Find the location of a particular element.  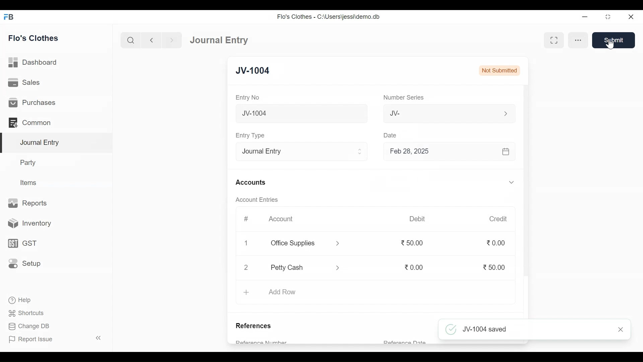

Help is located at coordinates (19, 299).